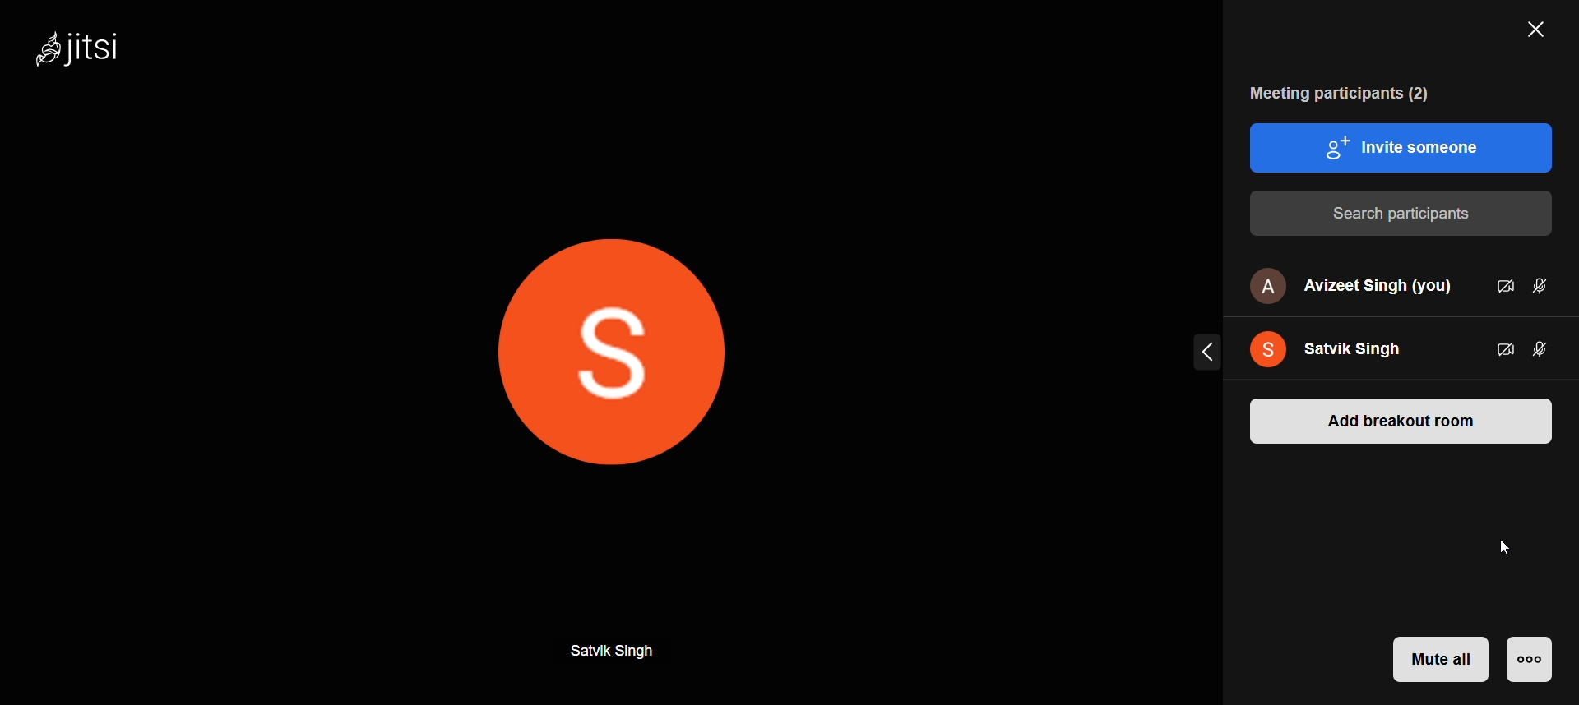 The width and height of the screenshot is (1579, 705). What do you see at coordinates (1544, 349) in the screenshot?
I see `mic status` at bounding box center [1544, 349].